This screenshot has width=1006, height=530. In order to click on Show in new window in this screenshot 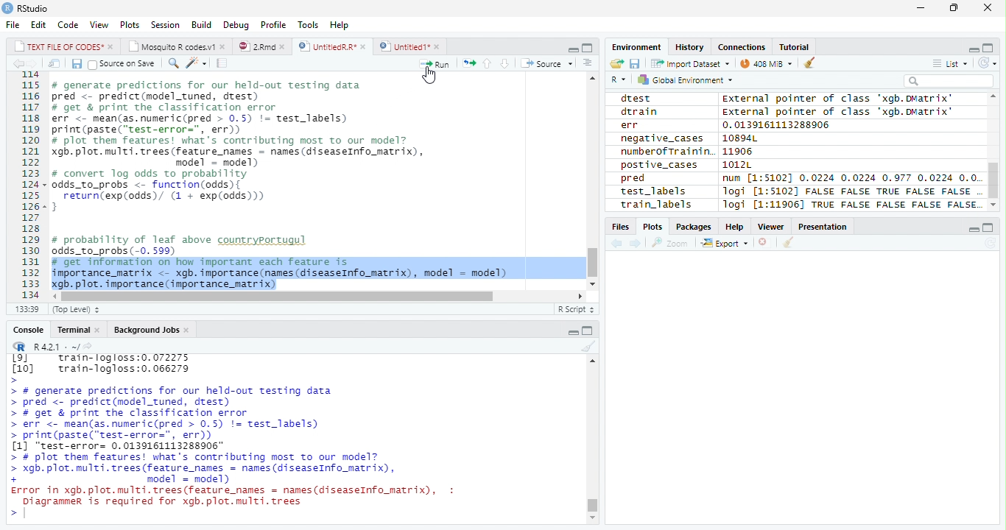, I will do `click(52, 63)`.